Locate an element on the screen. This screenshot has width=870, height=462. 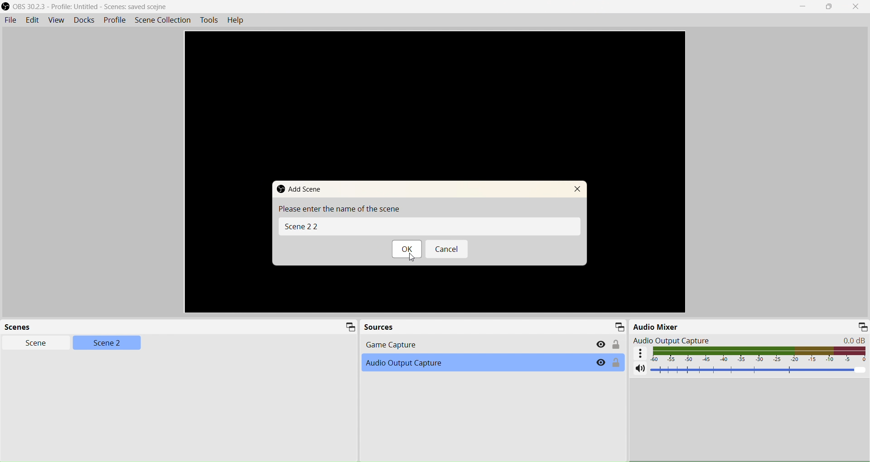
Cursor is located at coordinates (411, 257).